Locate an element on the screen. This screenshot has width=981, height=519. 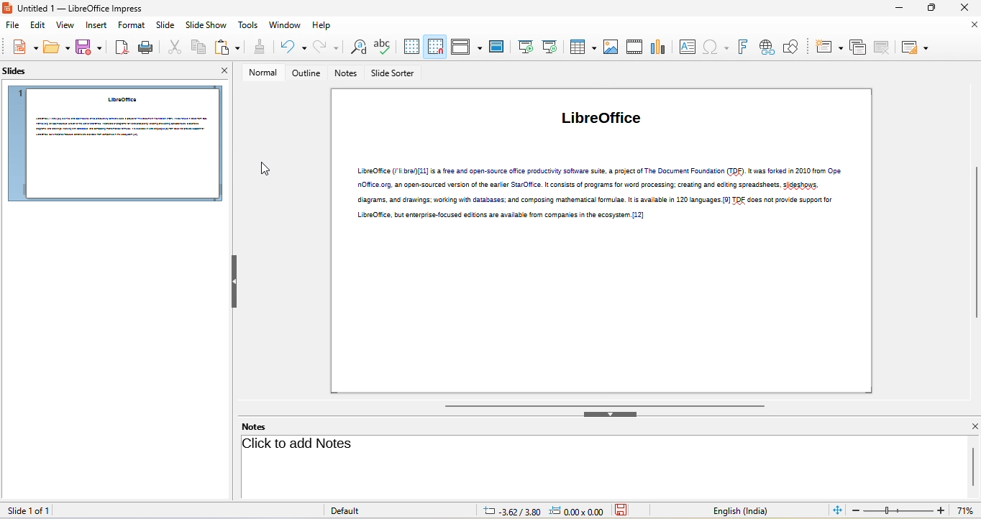
click to add notes is located at coordinates (297, 445).